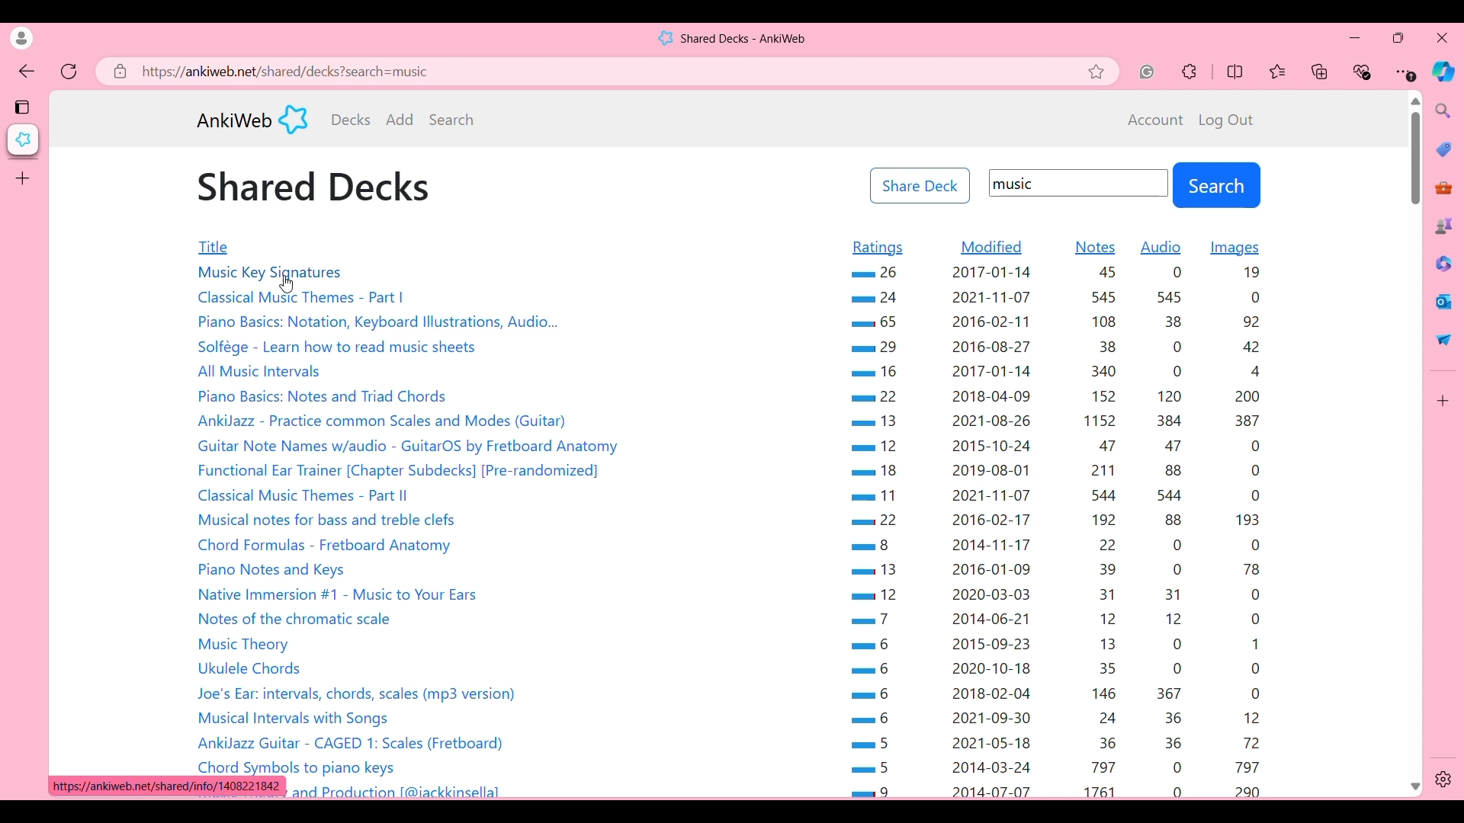 The image size is (1464, 823). I want to click on Account, so click(1156, 120).